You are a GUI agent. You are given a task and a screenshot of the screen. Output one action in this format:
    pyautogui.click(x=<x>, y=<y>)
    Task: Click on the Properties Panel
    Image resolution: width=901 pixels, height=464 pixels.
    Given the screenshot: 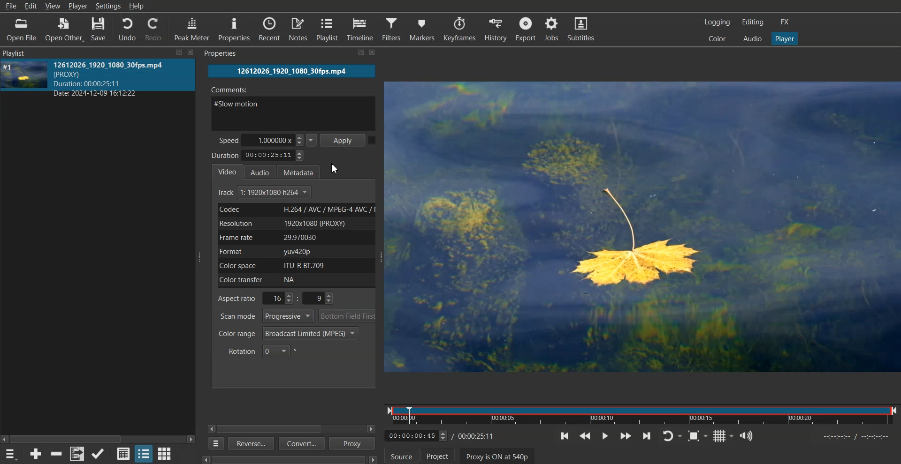 What is the action you would take?
    pyautogui.click(x=223, y=53)
    